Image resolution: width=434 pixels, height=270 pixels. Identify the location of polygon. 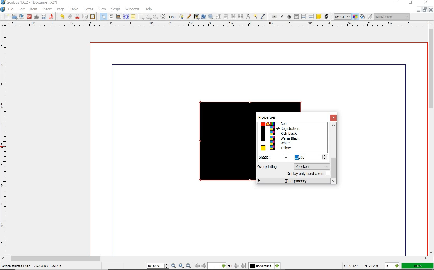
(149, 17).